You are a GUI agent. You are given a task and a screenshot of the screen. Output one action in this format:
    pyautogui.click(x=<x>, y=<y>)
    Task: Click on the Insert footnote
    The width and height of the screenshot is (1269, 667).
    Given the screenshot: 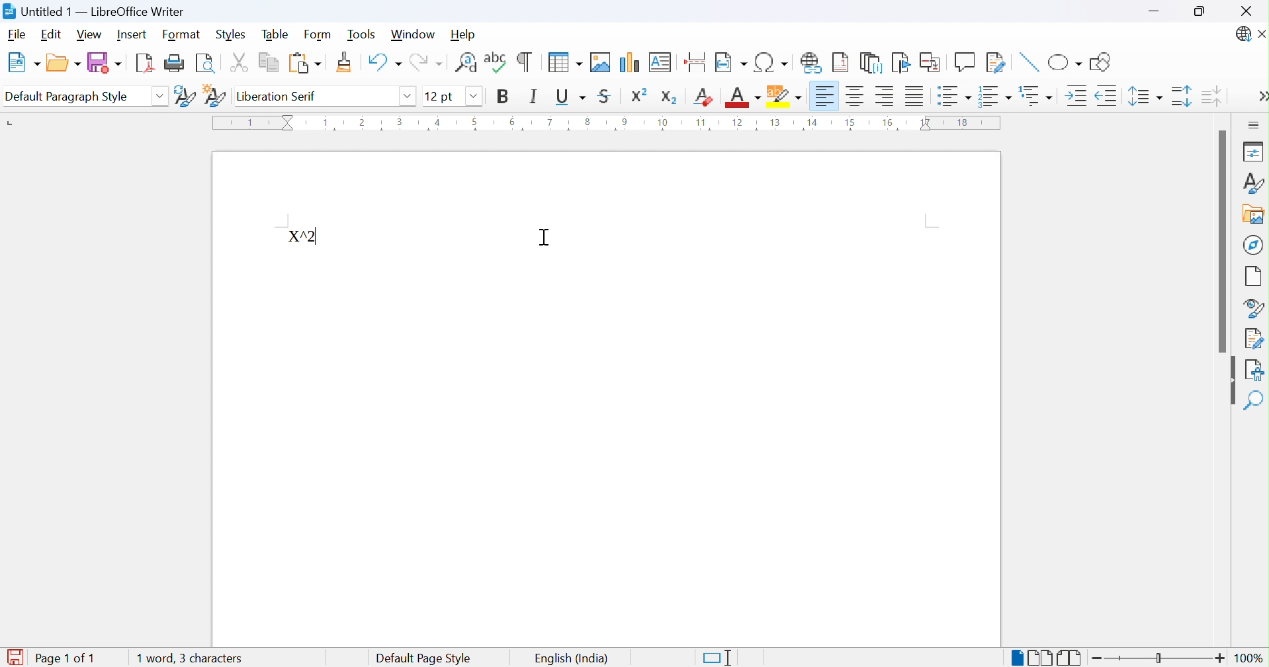 What is the action you would take?
    pyautogui.click(x=840, y=64)
    